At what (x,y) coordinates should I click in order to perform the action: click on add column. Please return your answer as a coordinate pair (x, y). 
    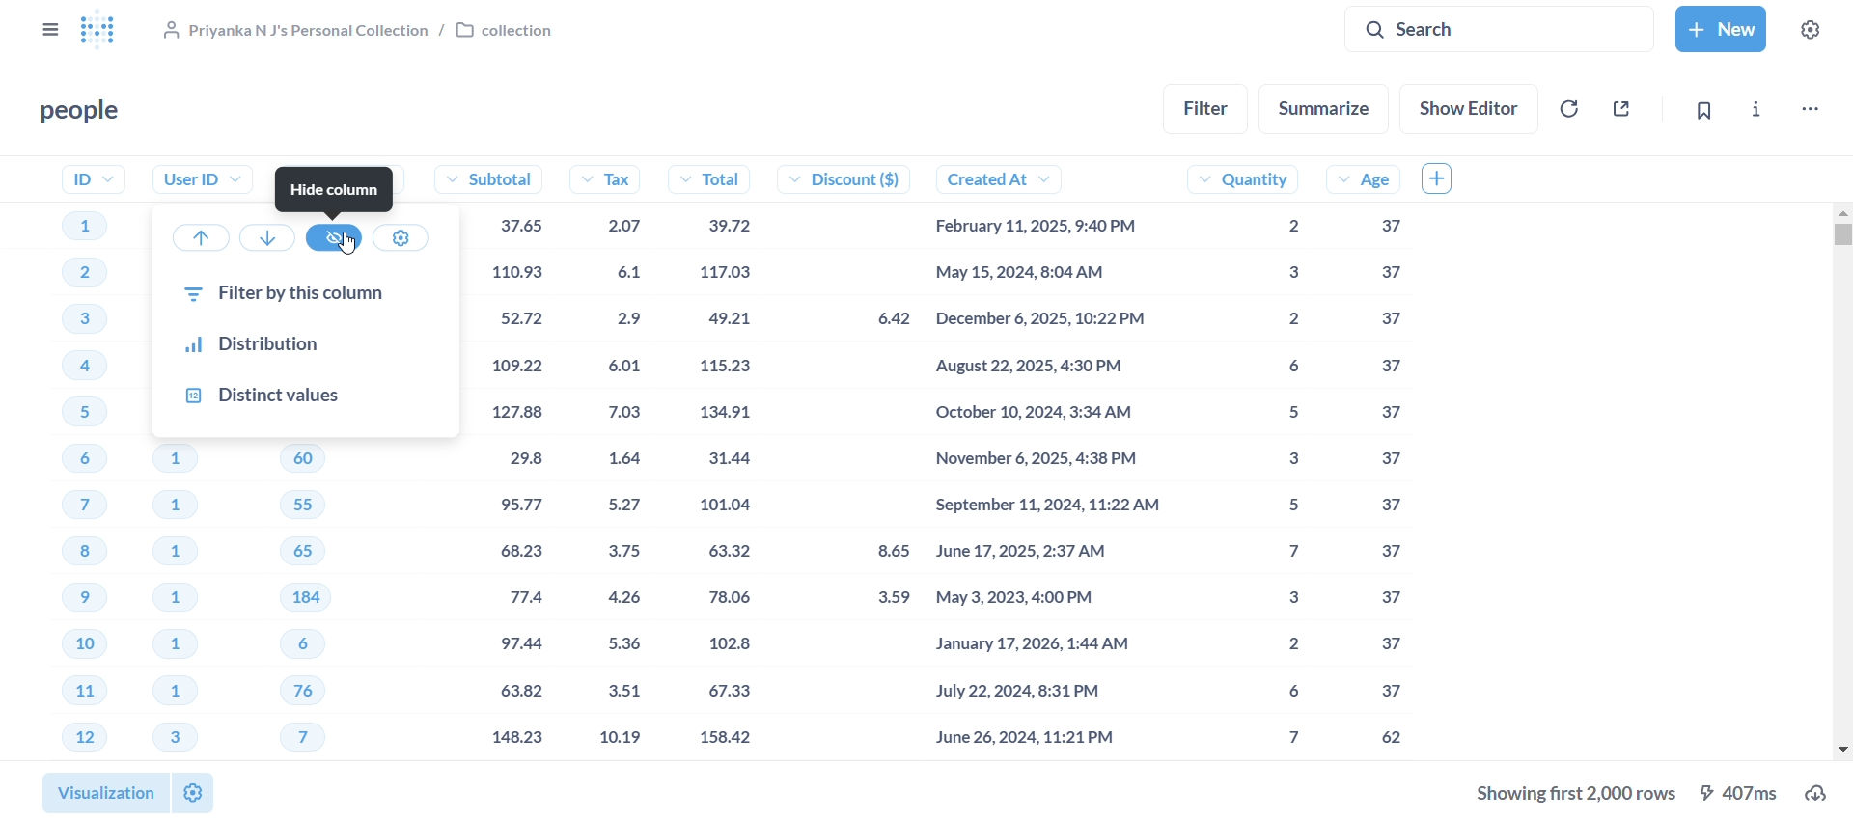
    Looking at the image, I should click on (1443, 179).